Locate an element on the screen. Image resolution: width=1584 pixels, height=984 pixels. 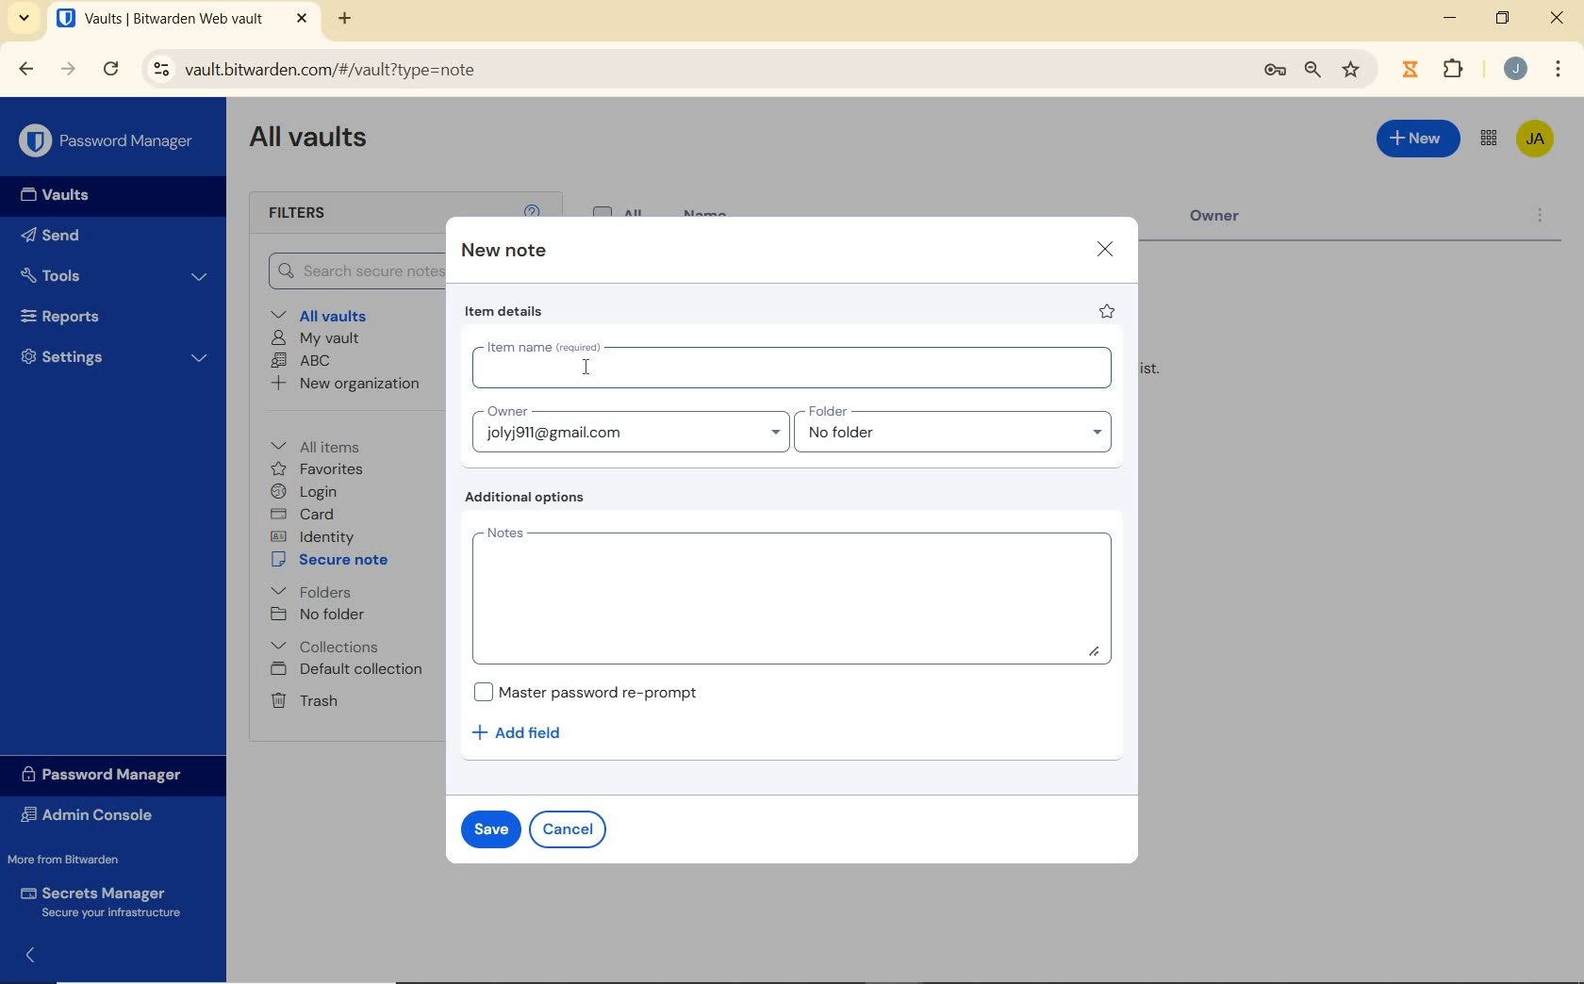
item details is located at coordinates (506, 311).